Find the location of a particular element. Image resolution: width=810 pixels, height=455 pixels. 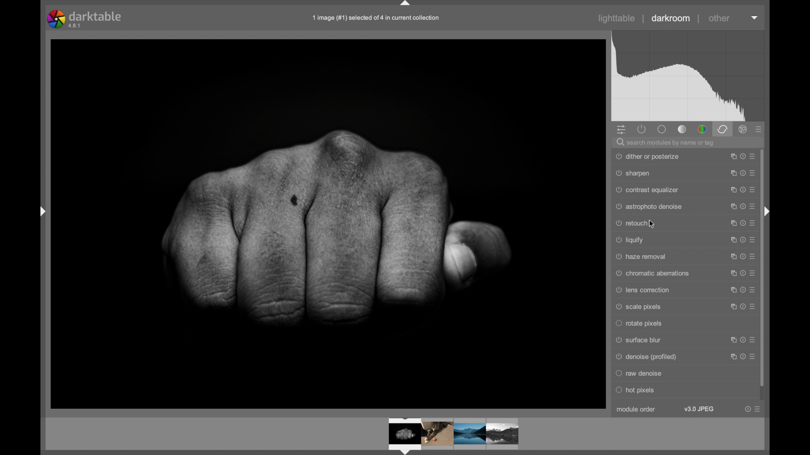

base is located at coordinates (661, 129).